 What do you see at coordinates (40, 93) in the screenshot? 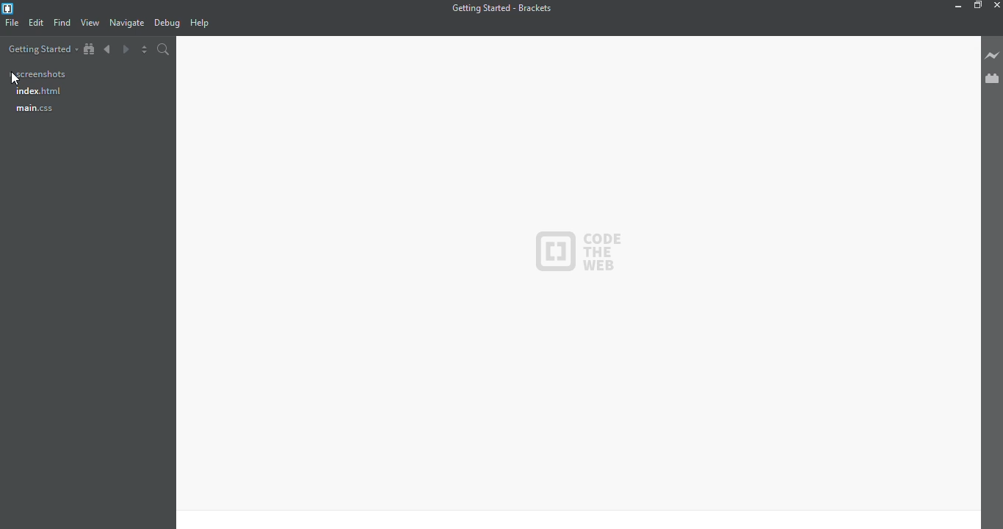
I see `index.html` at bounding box center [40, 93].